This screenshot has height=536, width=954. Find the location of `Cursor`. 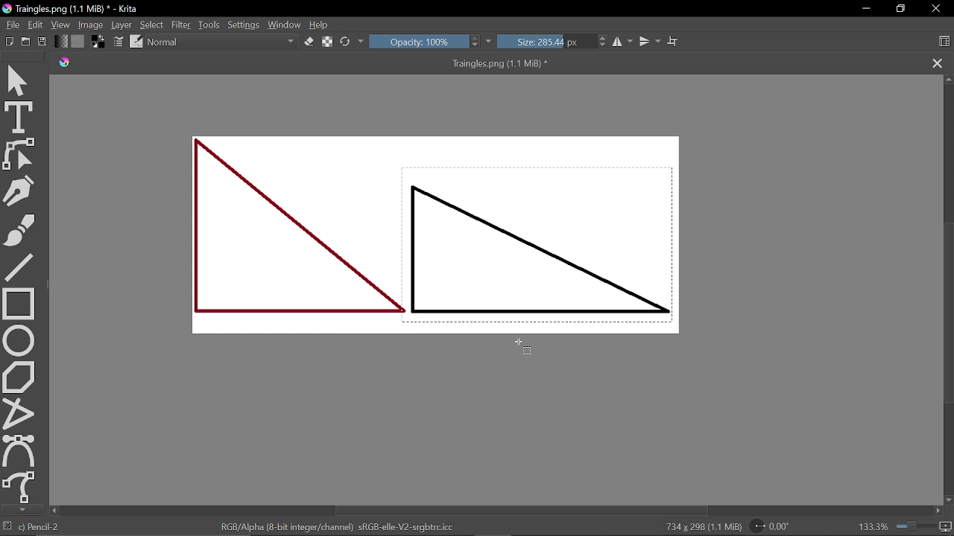

Cursor is located at coordinates (531, 351).